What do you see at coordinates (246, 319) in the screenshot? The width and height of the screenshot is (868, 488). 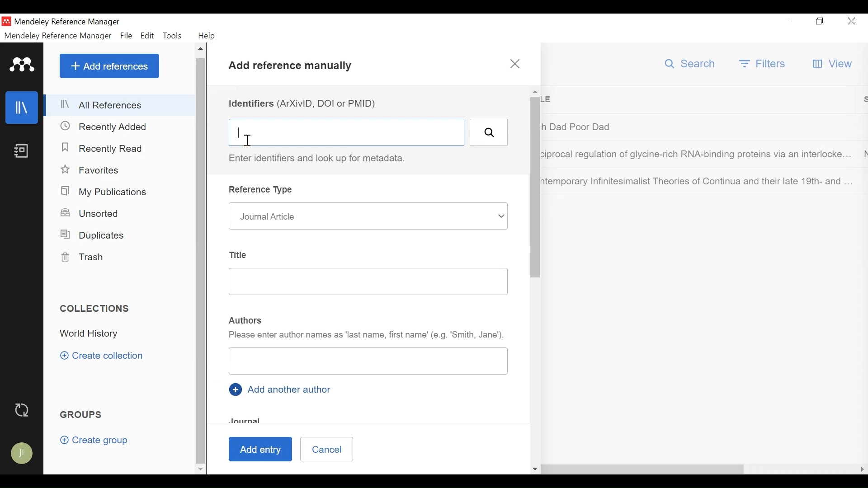 I see `Authors` at bounding box center [246, 319].